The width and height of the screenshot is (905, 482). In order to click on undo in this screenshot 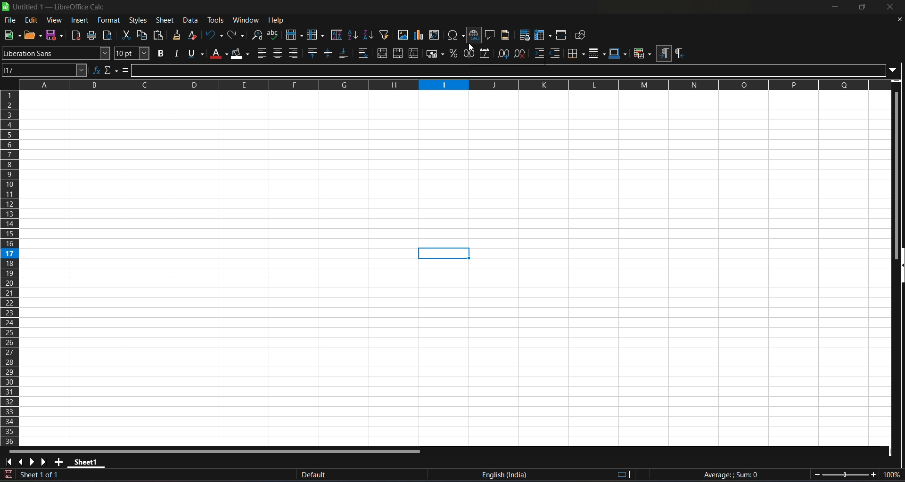, I will do `click(214, 35)`.